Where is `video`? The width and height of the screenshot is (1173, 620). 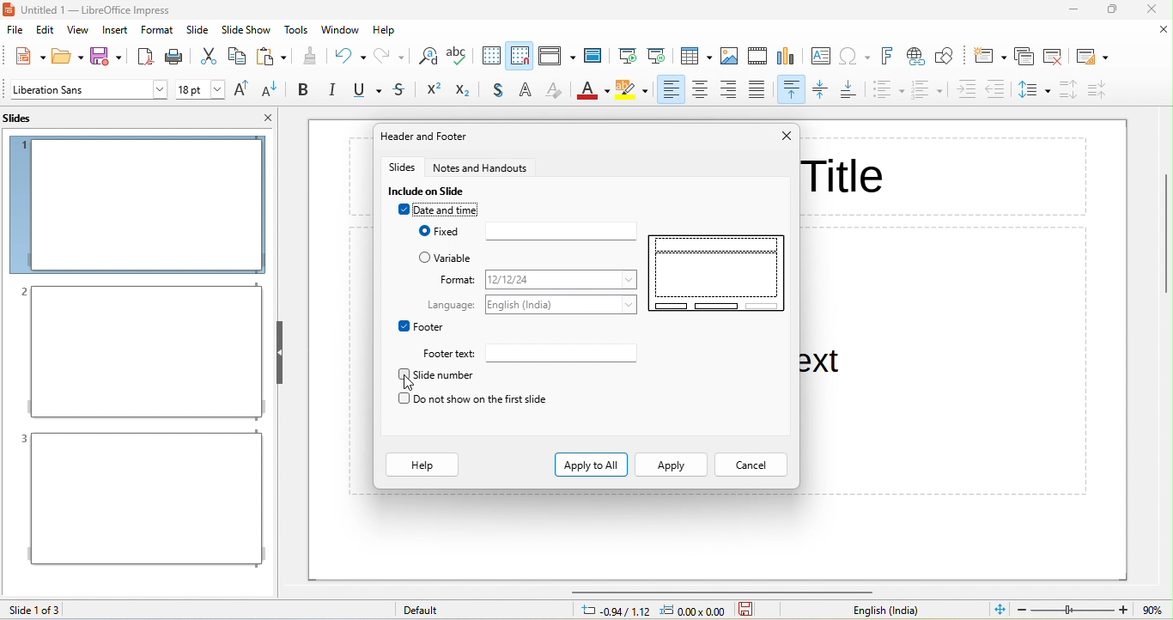
video is located at coordinates (757, 55).